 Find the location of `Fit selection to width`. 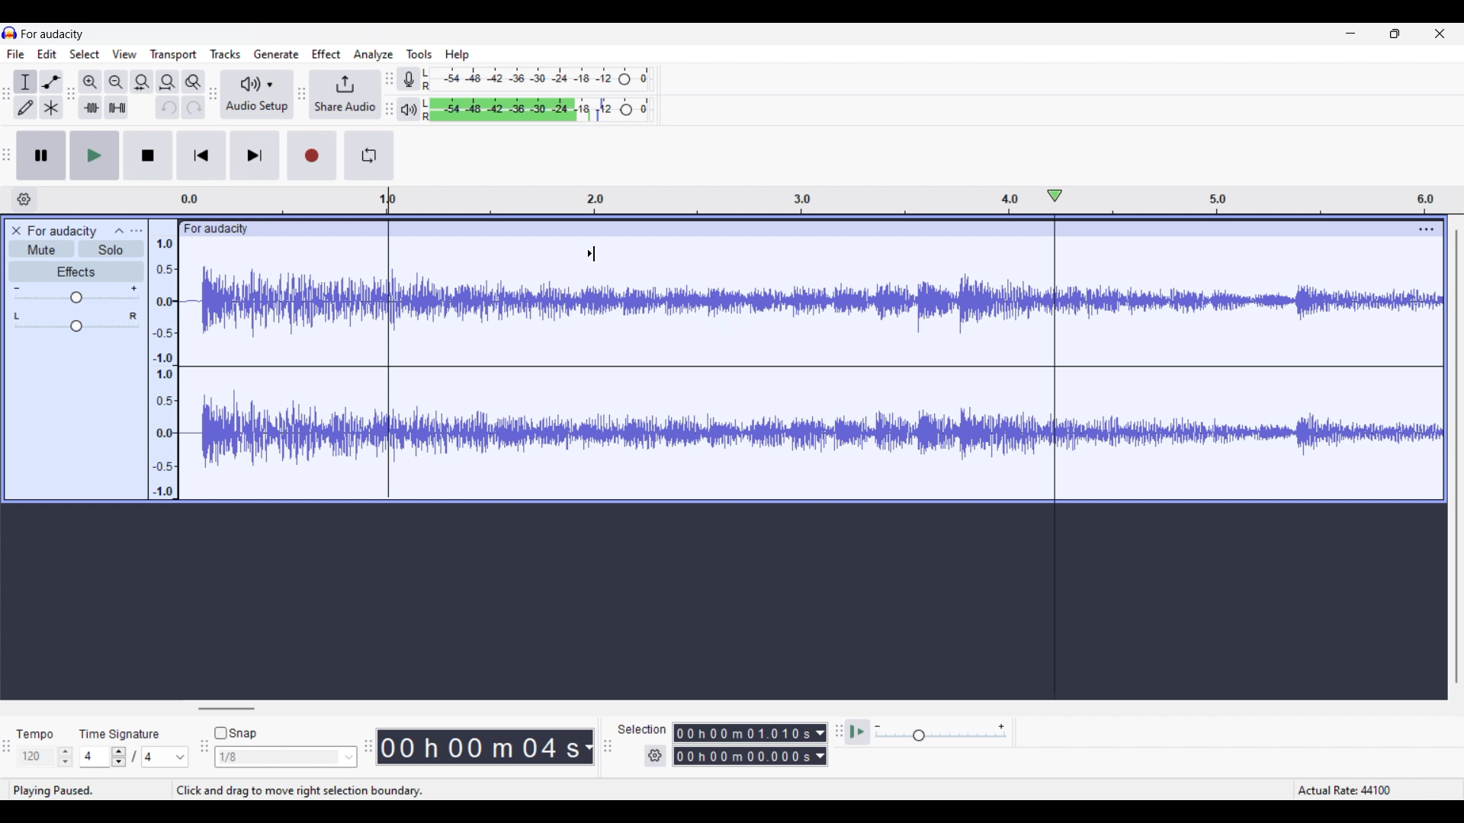

Fit selection to width is located at coordinates (143, 82).